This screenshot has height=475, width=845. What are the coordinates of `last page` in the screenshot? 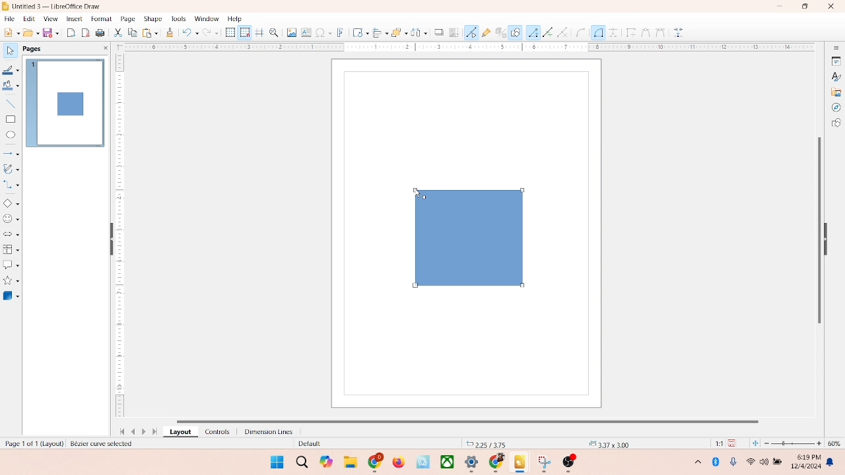 It's located at (156, 432).